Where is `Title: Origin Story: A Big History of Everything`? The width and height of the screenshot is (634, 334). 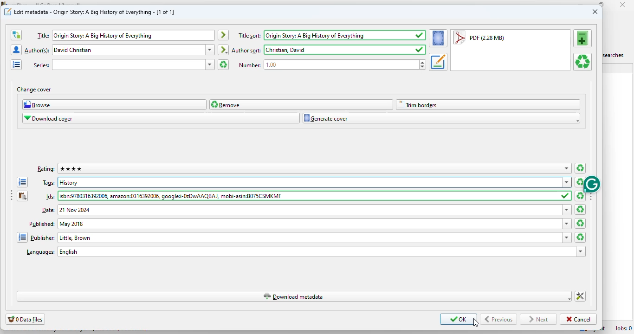
Title: Origin Story: A Big History of Everything is located at coordinates (134, 35).